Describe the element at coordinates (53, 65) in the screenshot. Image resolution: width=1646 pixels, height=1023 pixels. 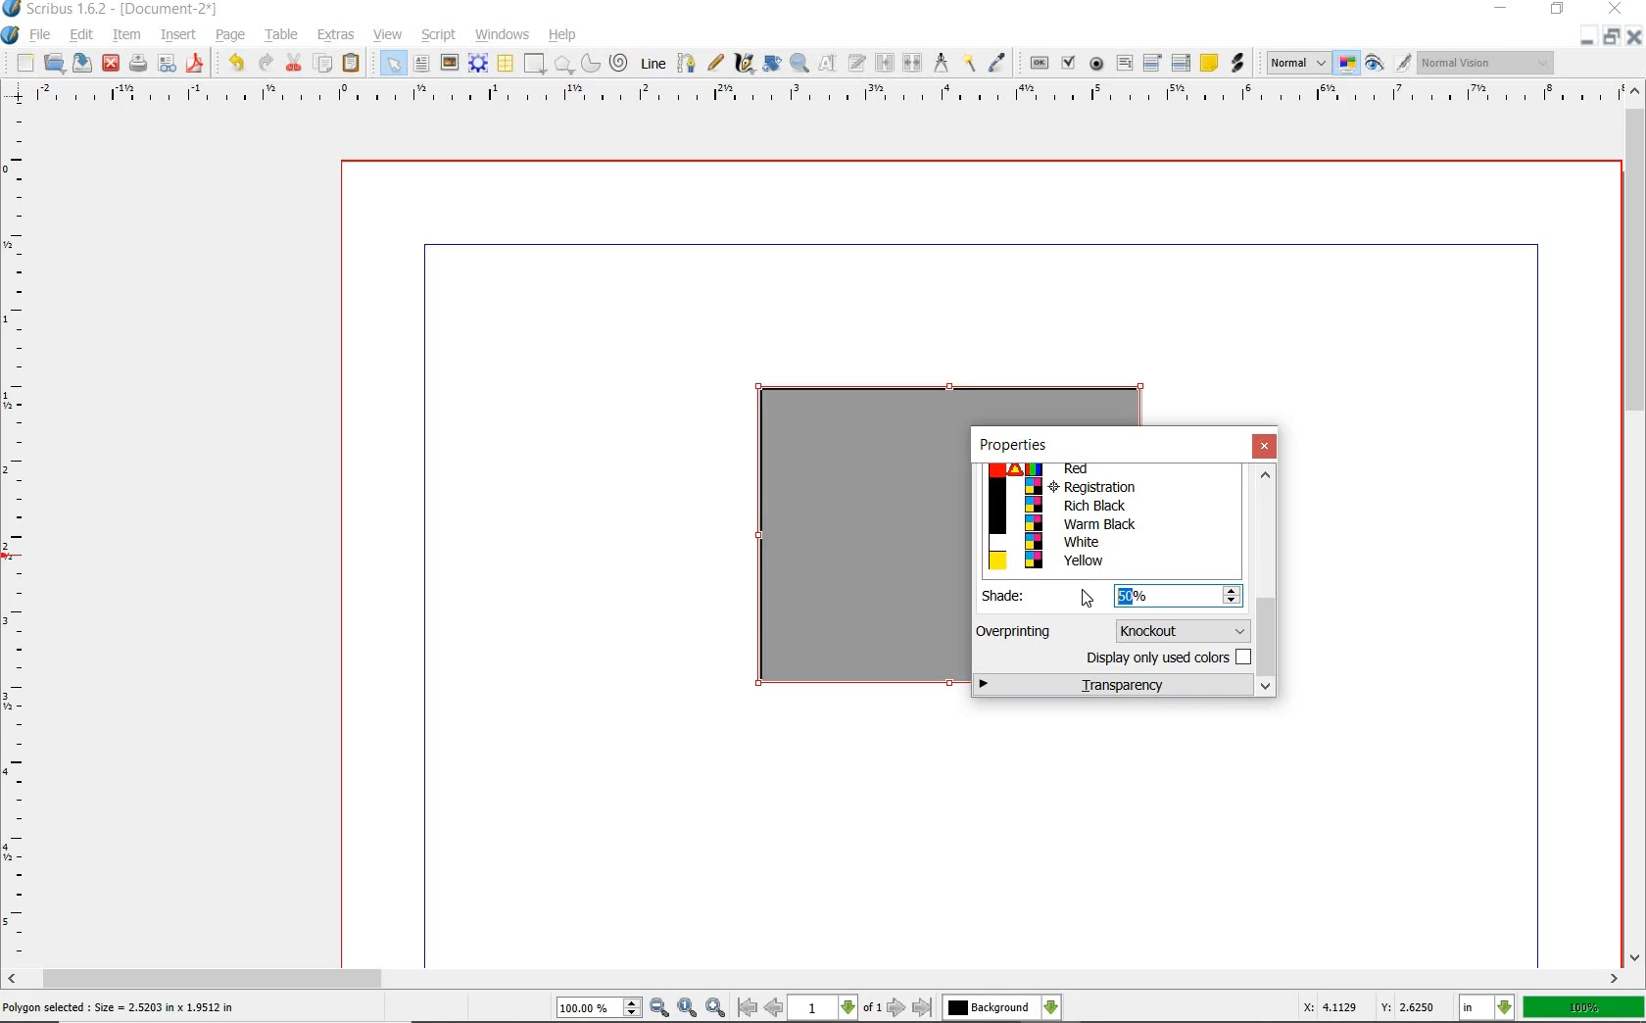
I see `open` at that location.